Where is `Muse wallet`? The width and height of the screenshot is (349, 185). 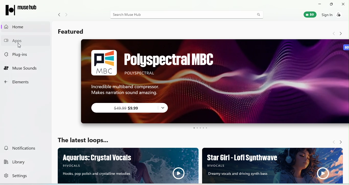 Muse wallet is located at coordinates (311, 15).